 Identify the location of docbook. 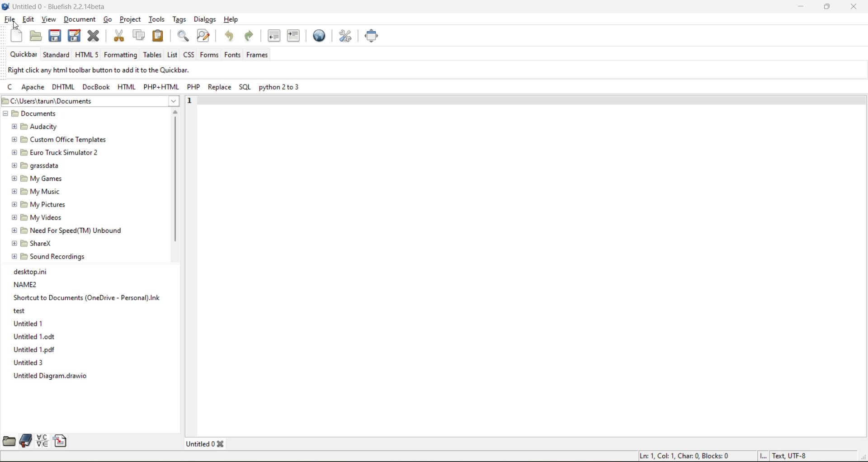
(97, 86).